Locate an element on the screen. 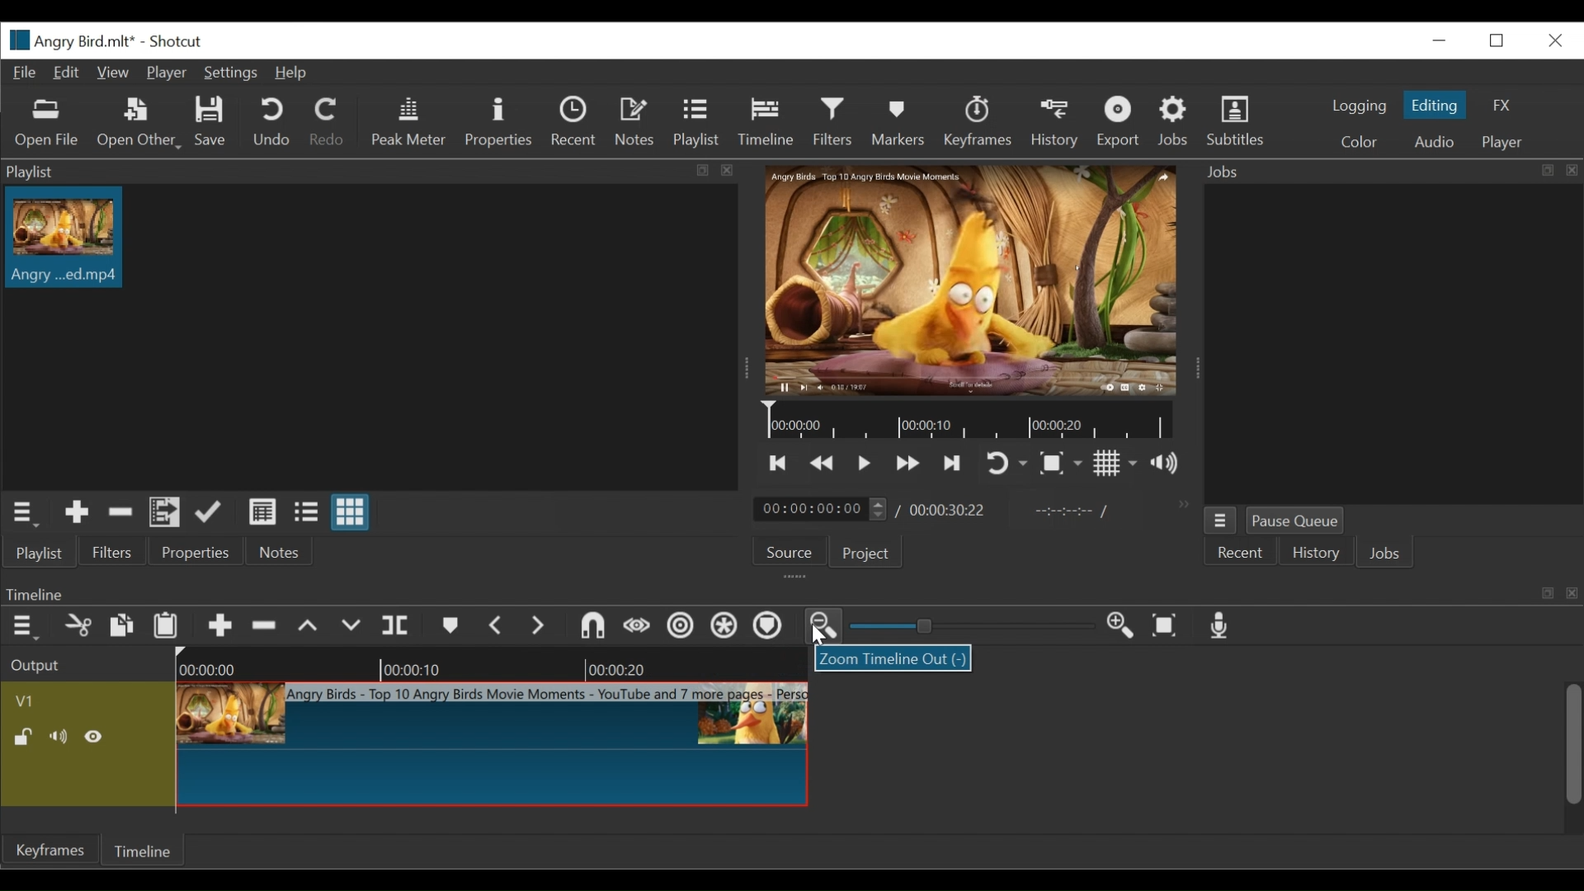 Image resolution: width=1584 pixels, height=891 pixels. Markers is located at coordinates (900, 122).